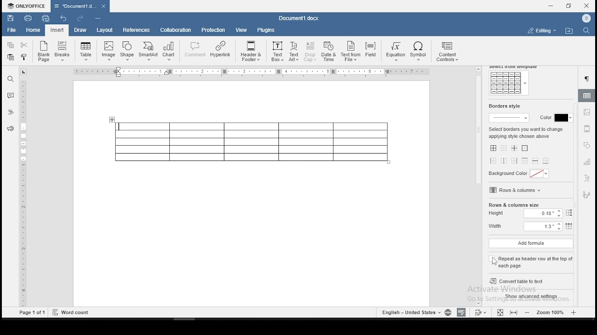  Describe the element at coordinates (42, 52) in the screenshot. I see `blank page` at that location.